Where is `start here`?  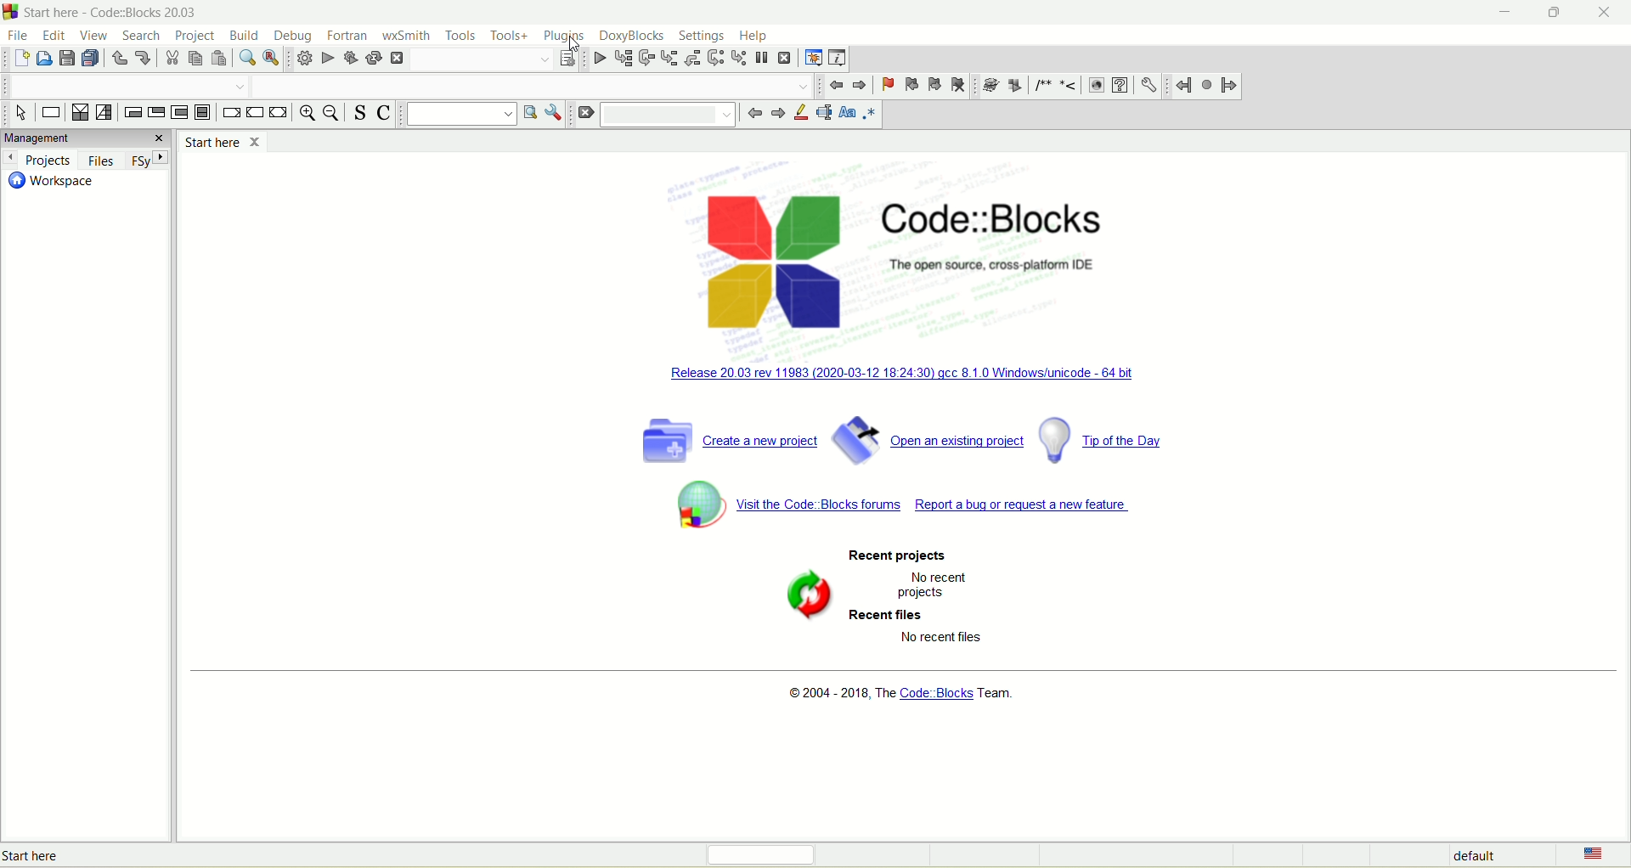
start here is located at coordinates (222, 141).